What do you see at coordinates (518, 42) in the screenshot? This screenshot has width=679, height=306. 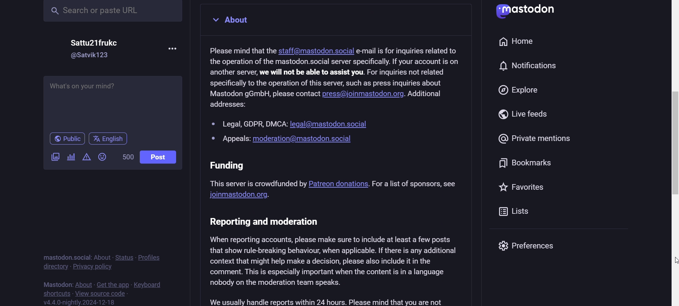 I see `home` at bounding box center [518, 42].